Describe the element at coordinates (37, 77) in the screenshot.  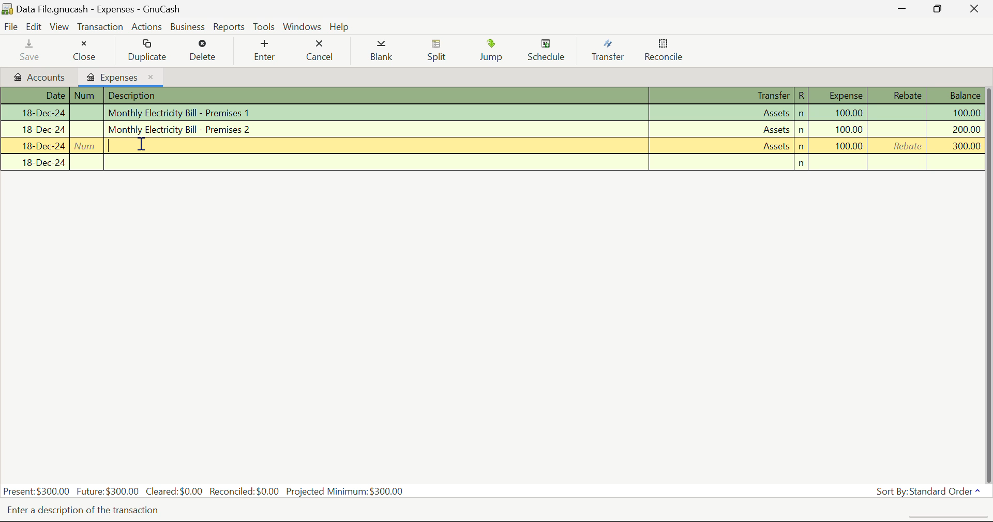
I see `Accounts` at that location.